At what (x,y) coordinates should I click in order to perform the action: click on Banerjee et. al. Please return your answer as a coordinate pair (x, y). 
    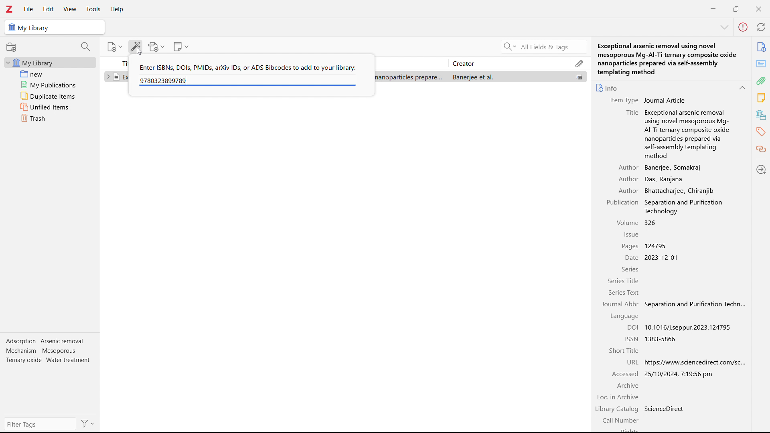
    Looking at the image, I should click on (509, 77).